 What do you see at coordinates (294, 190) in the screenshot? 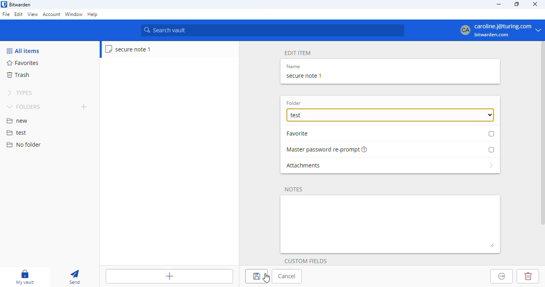
I see `notes` at bounding box center [294, 190].